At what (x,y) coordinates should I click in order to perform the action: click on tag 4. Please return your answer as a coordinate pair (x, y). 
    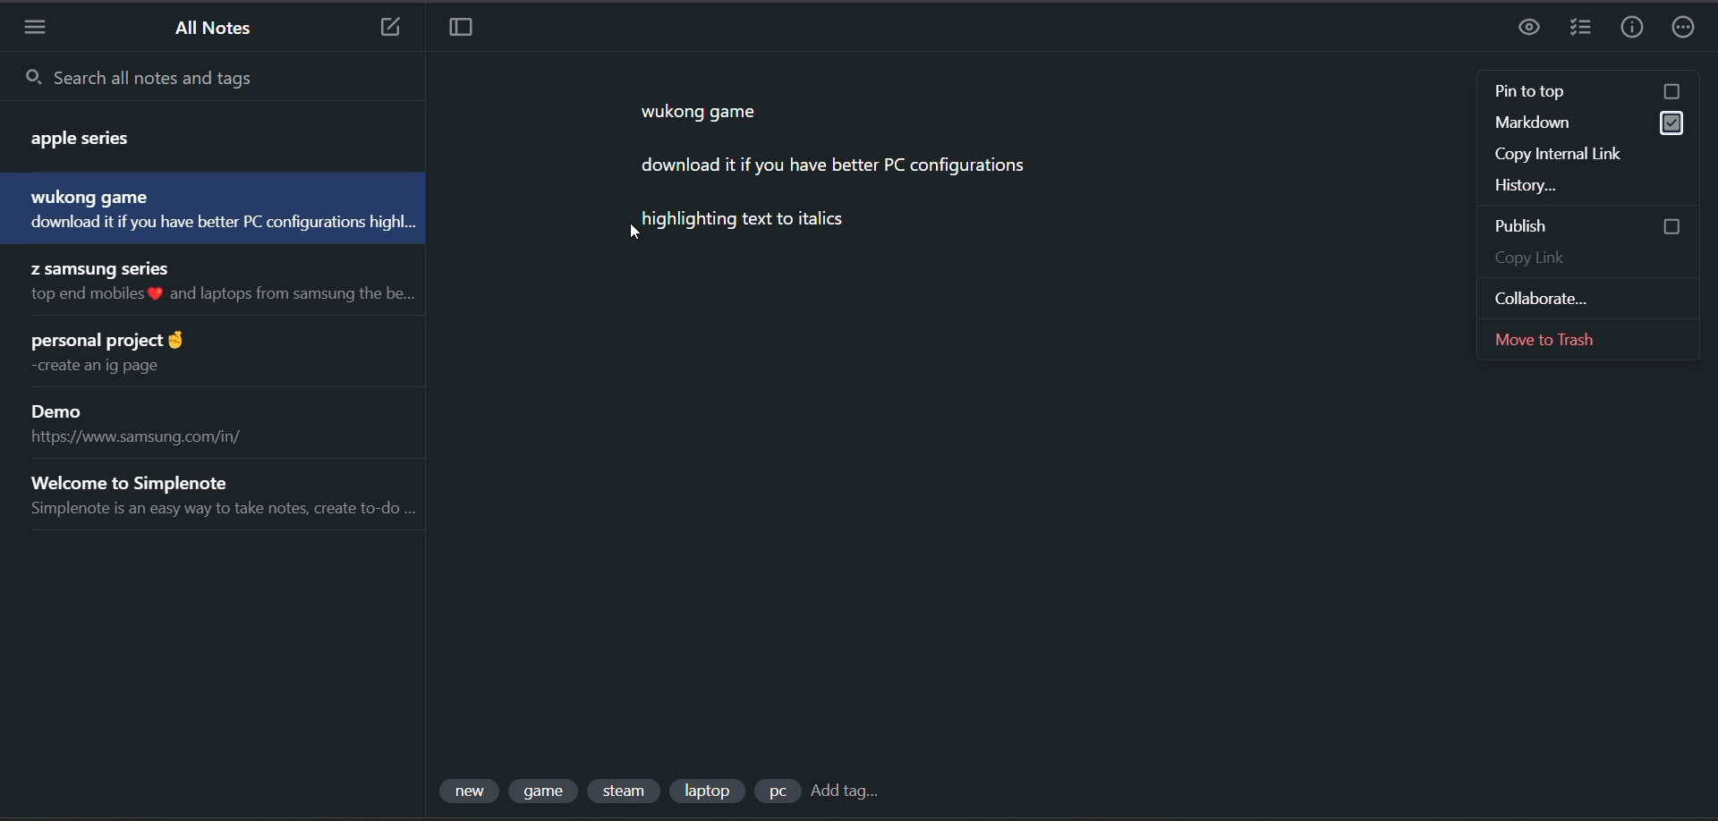
    Looking at the image, I should click on (706, 790).